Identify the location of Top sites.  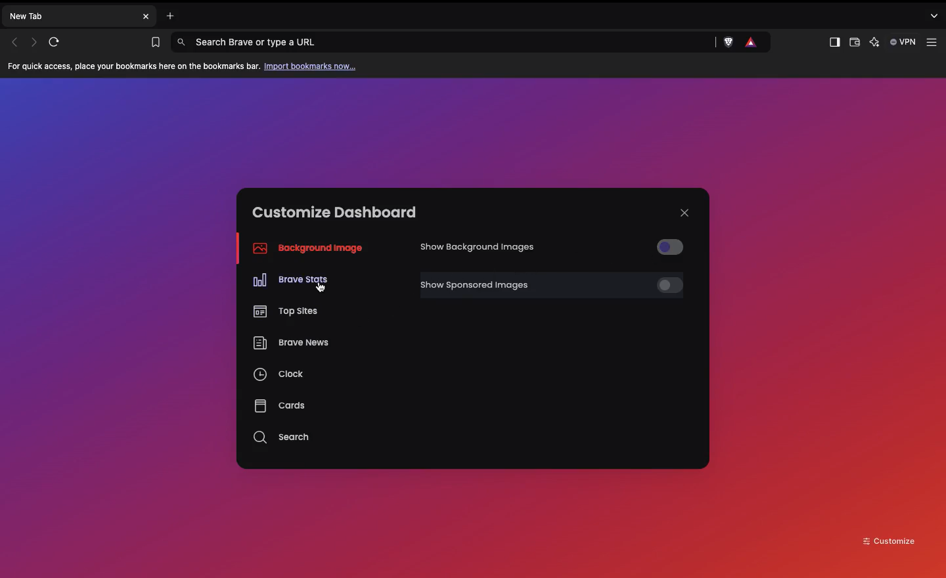
(284, 309).